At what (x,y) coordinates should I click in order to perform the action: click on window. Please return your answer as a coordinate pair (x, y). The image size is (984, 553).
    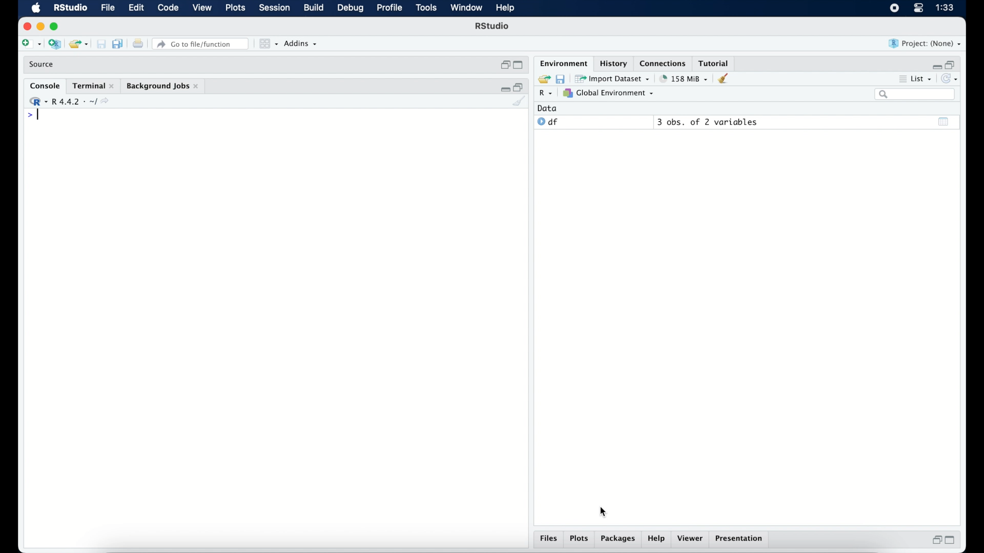
    Looking at the image, I should click on (467, 9).